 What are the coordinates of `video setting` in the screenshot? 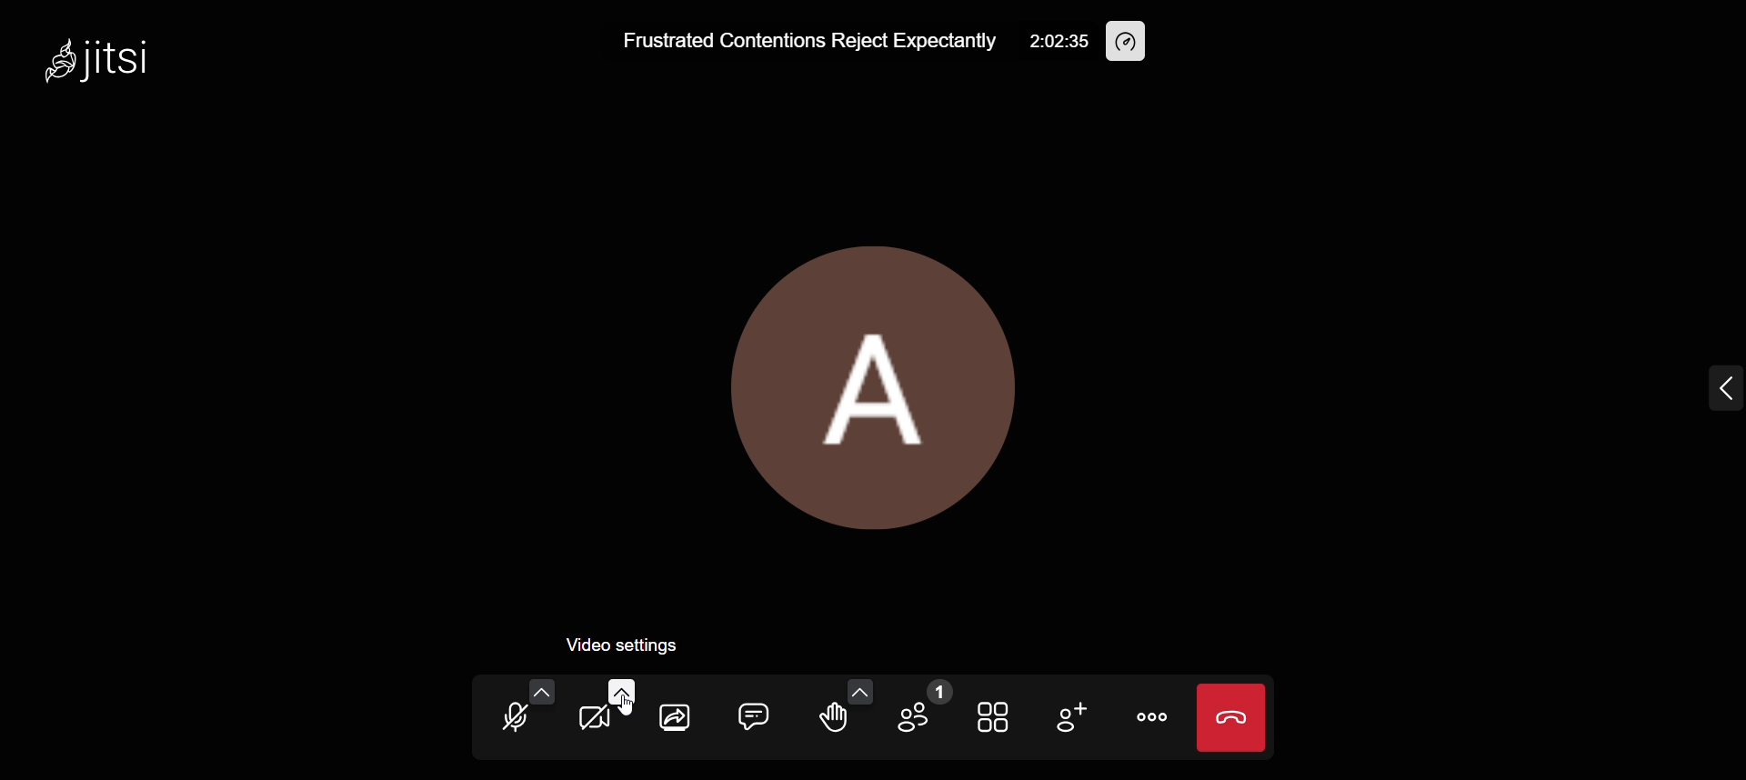 It's located at (634, 643).